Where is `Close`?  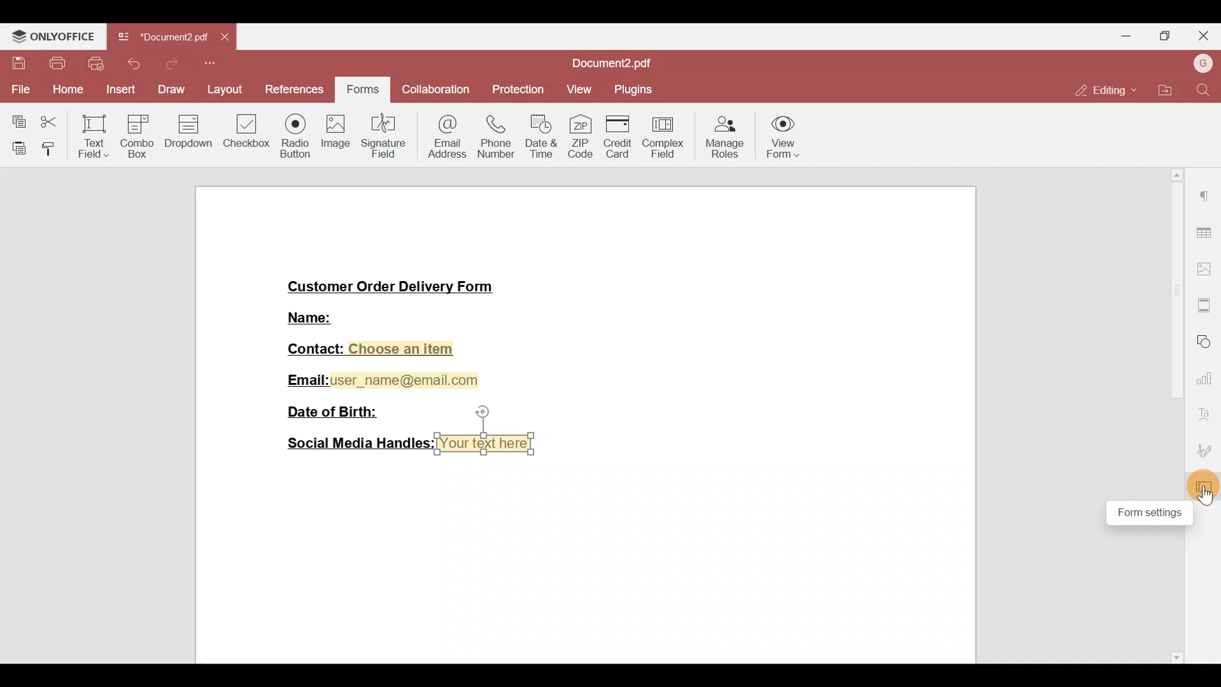 Close is located at coordinates (1206, 36).